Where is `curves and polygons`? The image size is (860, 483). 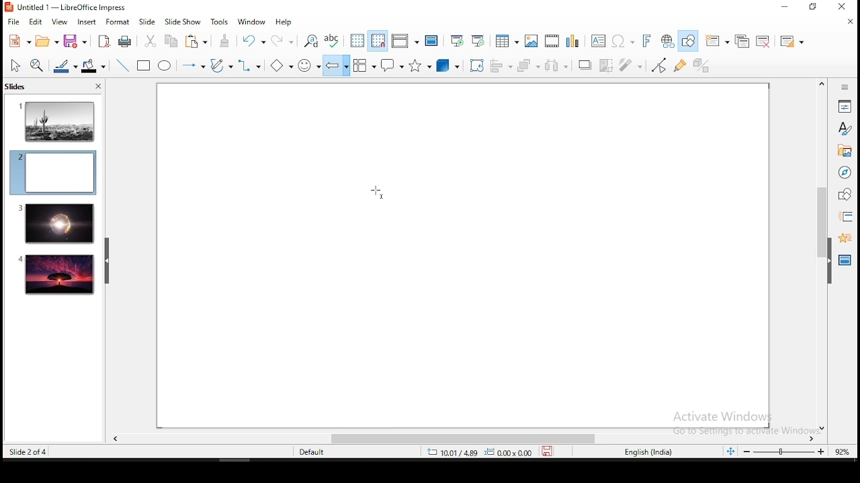 curves and polygons is located at coordinates (220, 66).